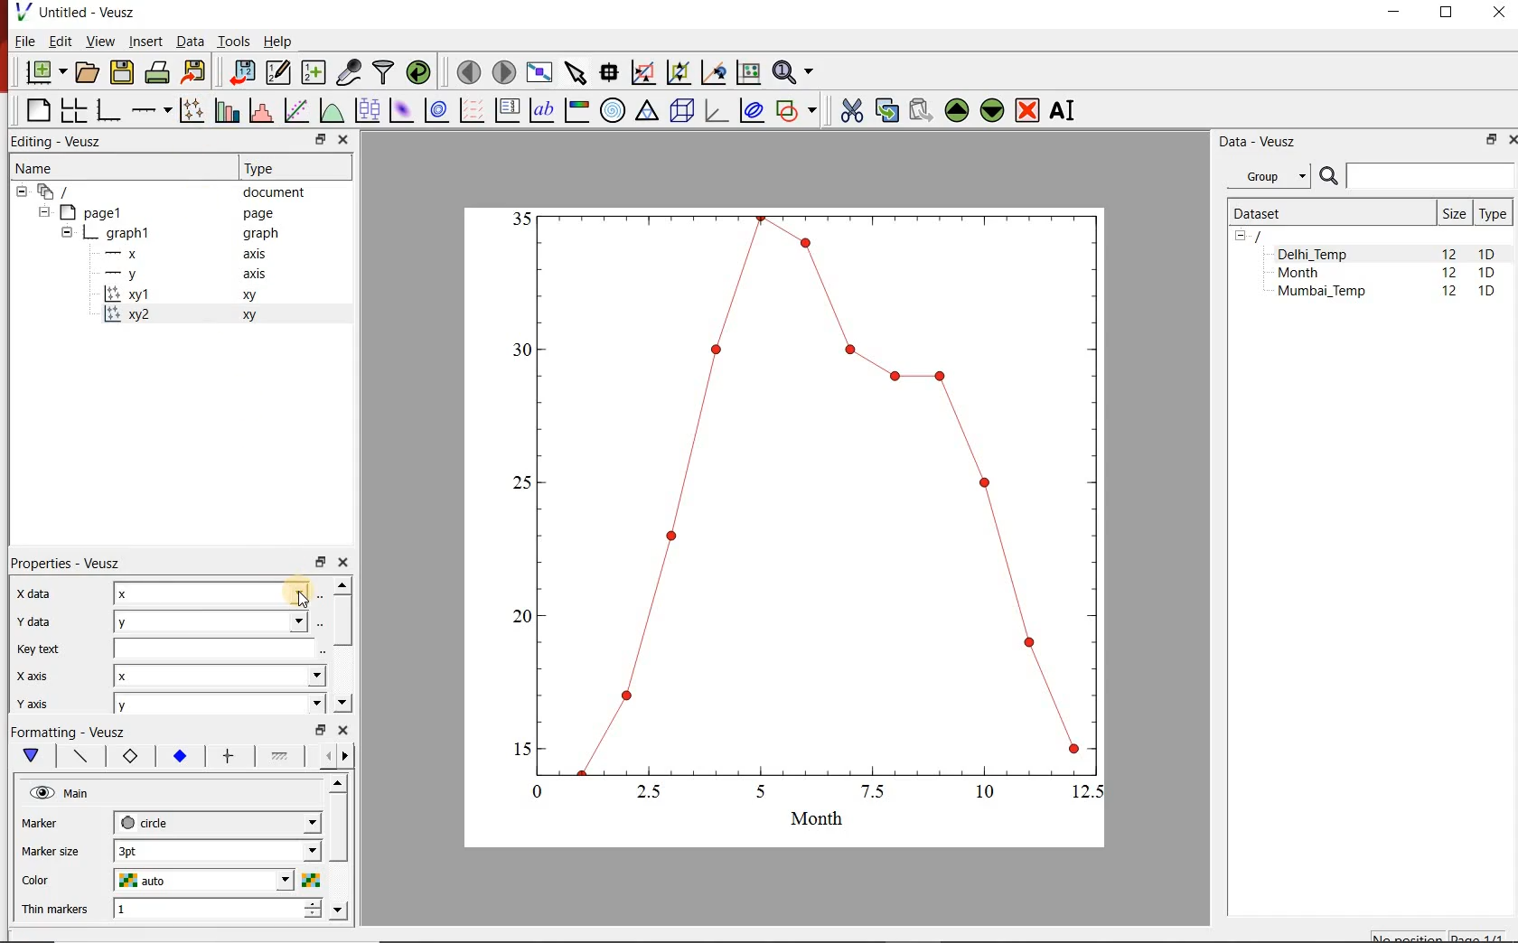 The image size is (1518, 943). I want to click on -y axis, so click(178, 275).